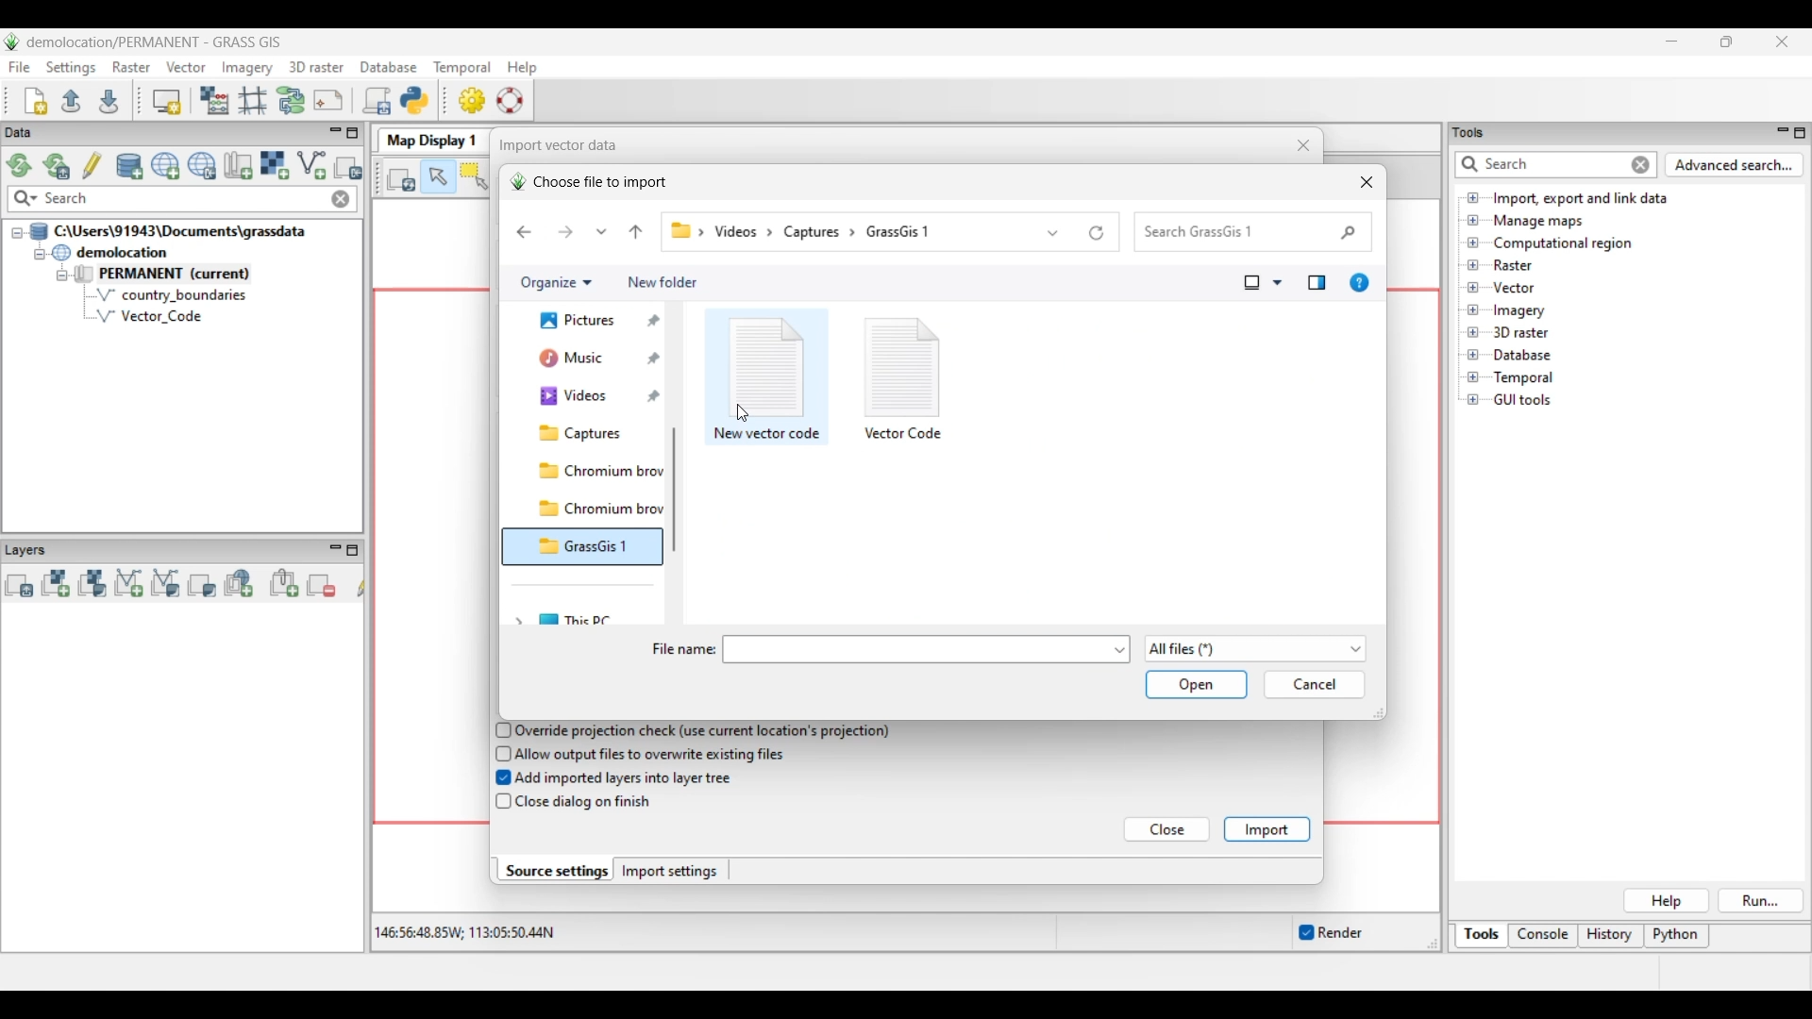  What do you see at coordinates (1513, 265) in the screenshot?
I see `Double click to see files under Raster` at bounding box center [1513, 265].